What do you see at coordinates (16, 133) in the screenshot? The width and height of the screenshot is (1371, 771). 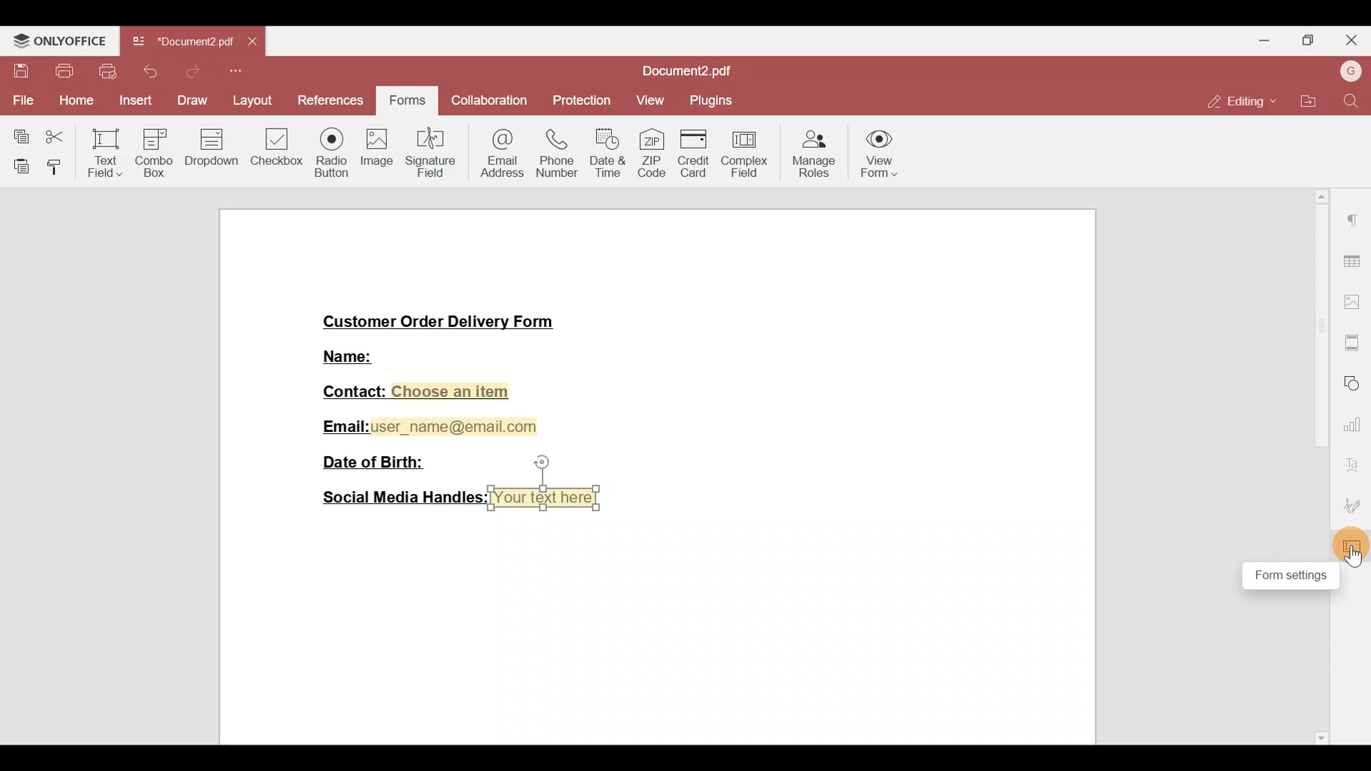 I see `Copy` at bounding box center [16, 133].